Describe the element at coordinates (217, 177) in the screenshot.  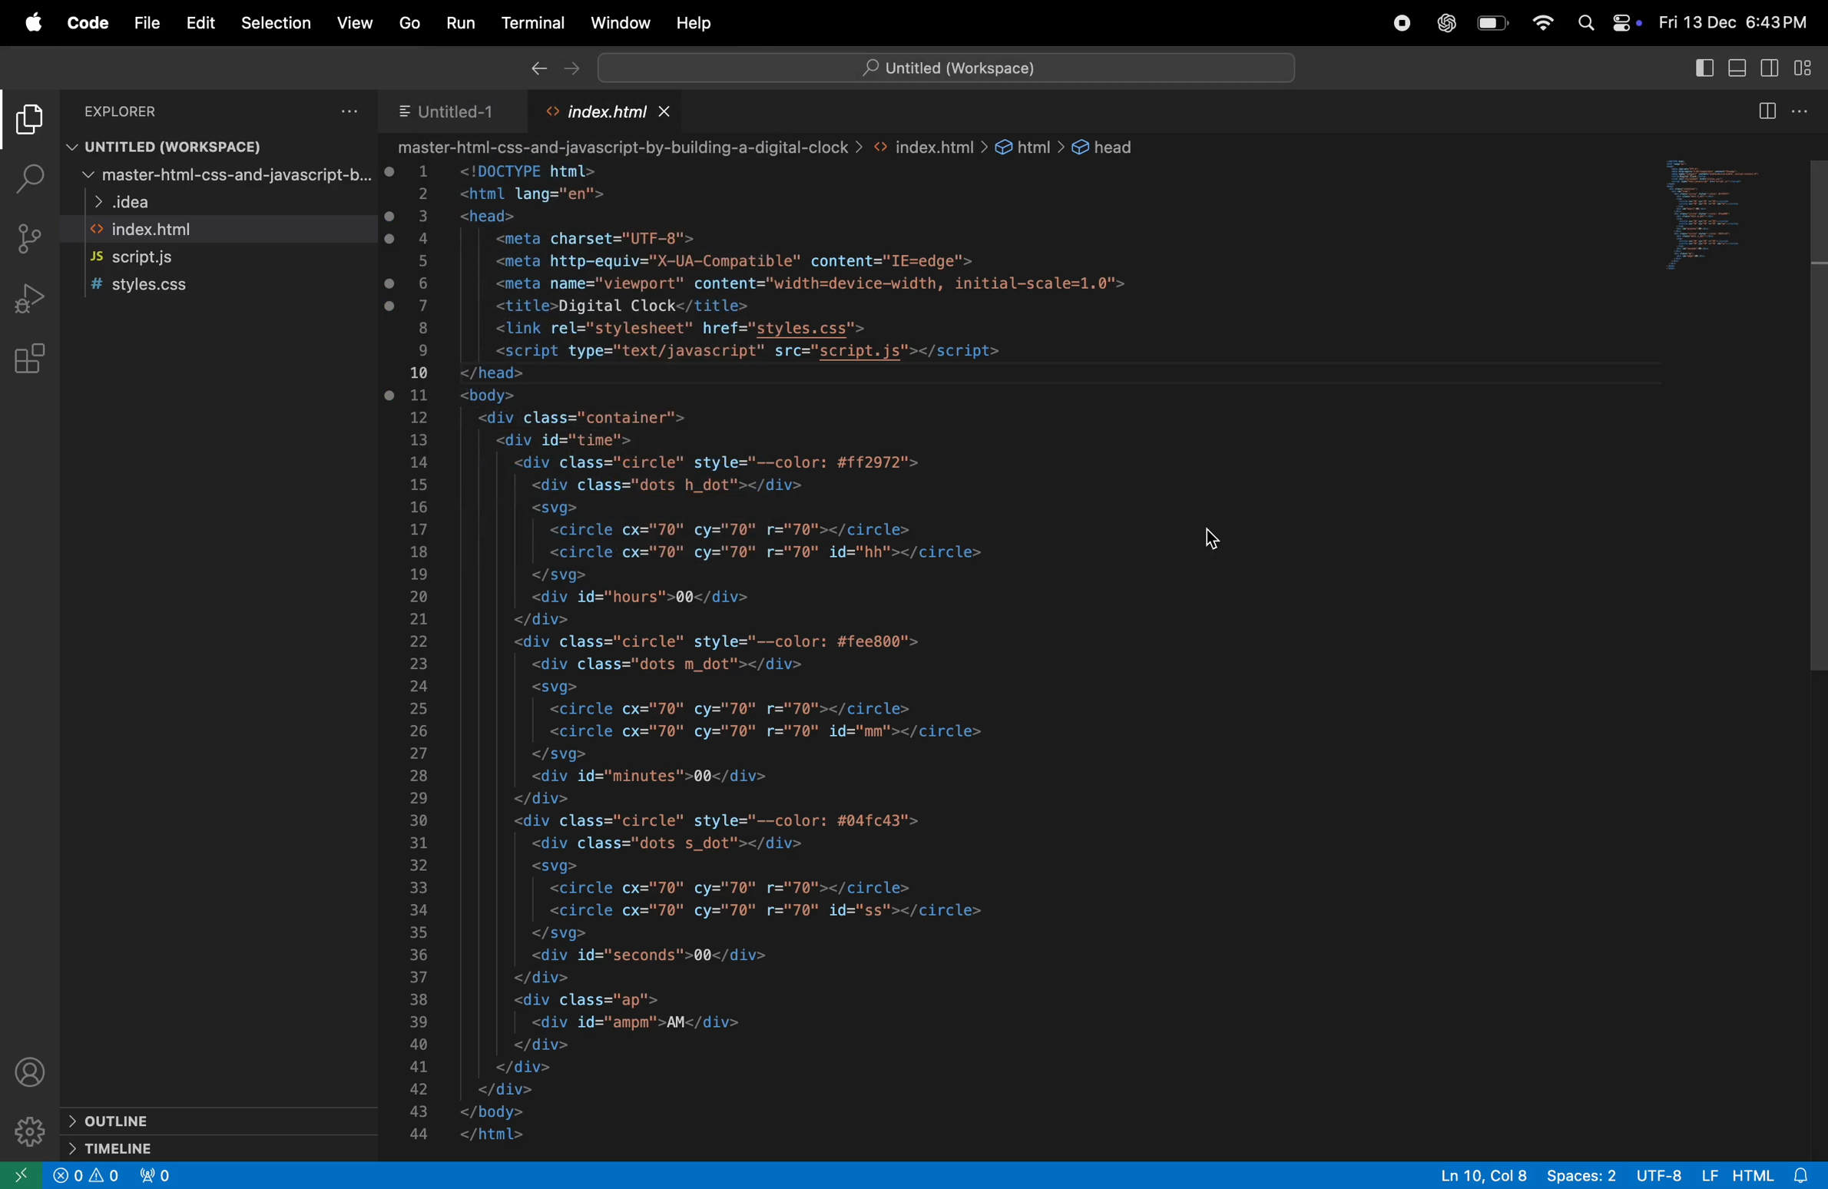
I see `master -css htm java script` at that location.